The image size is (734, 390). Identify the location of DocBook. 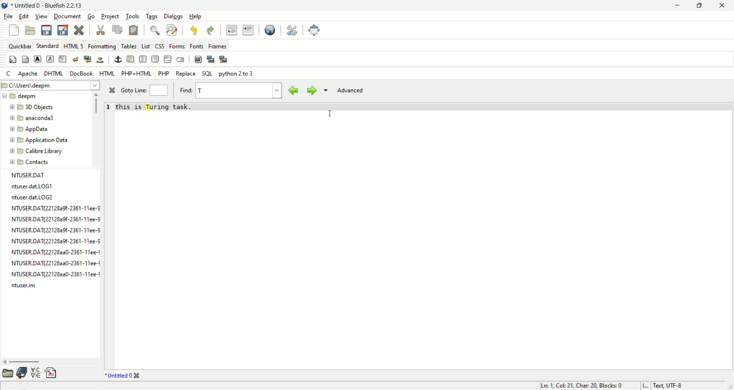
(81, 73).